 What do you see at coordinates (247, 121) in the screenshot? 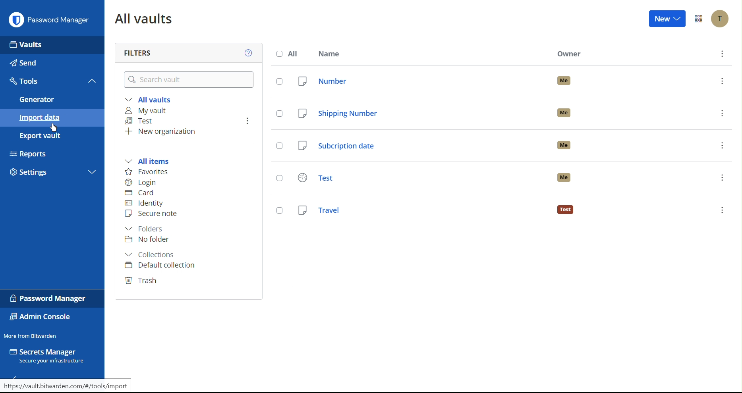
I see `options` at bounding box center [247, 121].